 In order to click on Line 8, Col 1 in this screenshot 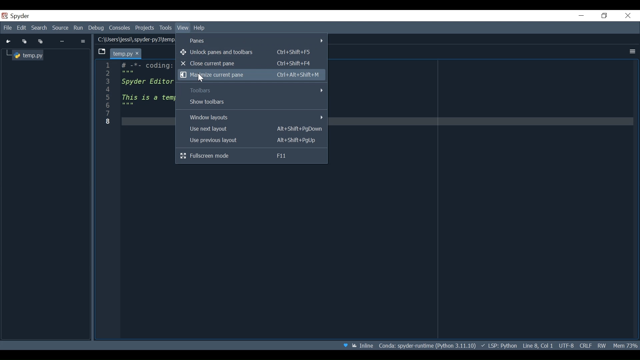, I will do `click(539, 345)`.